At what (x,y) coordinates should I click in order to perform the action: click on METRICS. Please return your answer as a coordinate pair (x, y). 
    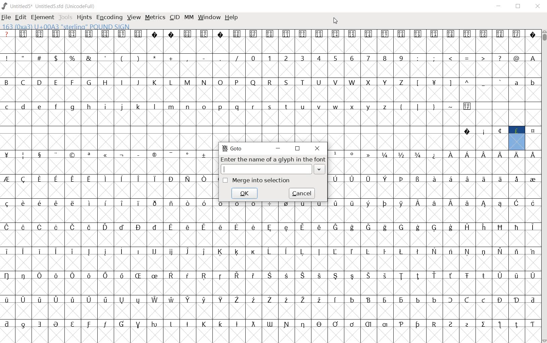
    Looking at the image, I should click on (155, 17).